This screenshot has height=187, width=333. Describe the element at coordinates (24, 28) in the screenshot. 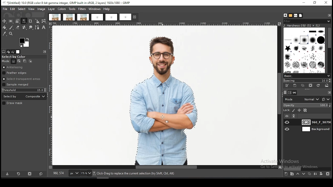

I see `healing tool` at that location.